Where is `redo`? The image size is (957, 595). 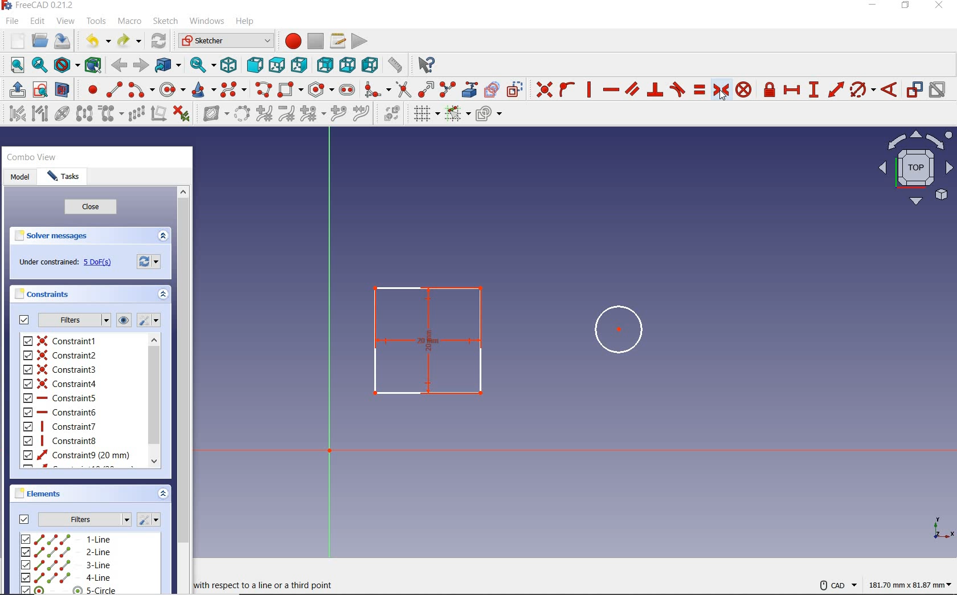
redo is located at coordinates (129, 40).